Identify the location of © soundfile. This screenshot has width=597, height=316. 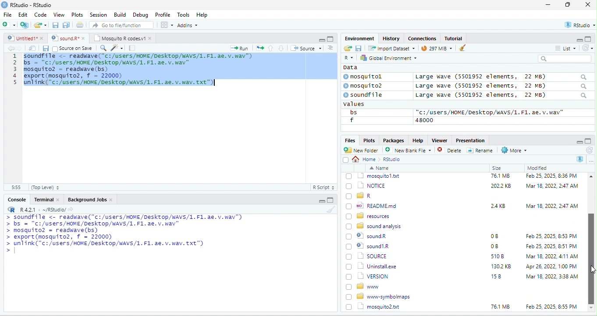
(367, 95).